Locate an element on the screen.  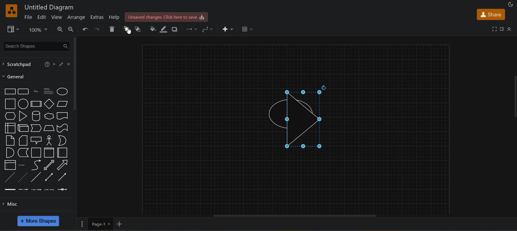
misc is located at coordinates (14, 204).